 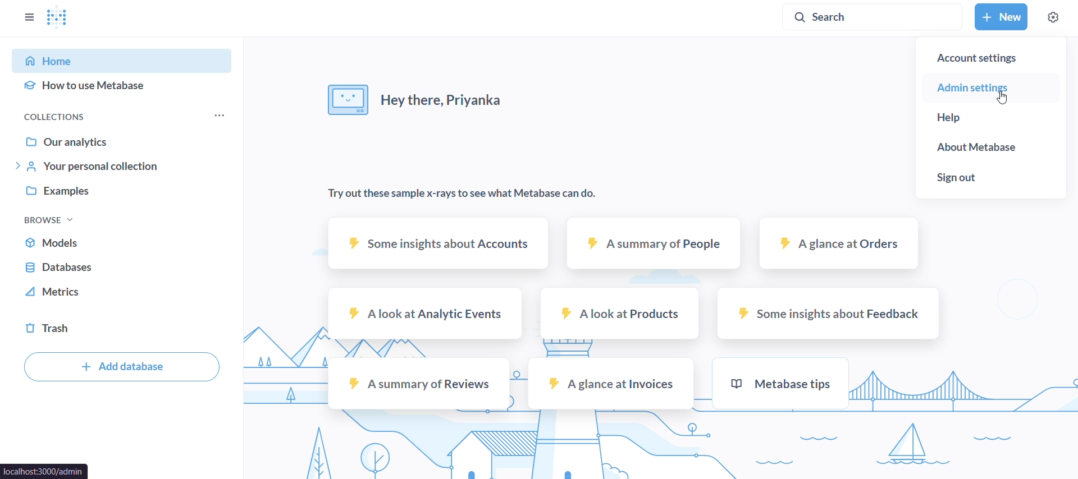 What do you see at coordinates (58, 18) in the screenshot?
I see `logo` at bounding box center [58, 18].